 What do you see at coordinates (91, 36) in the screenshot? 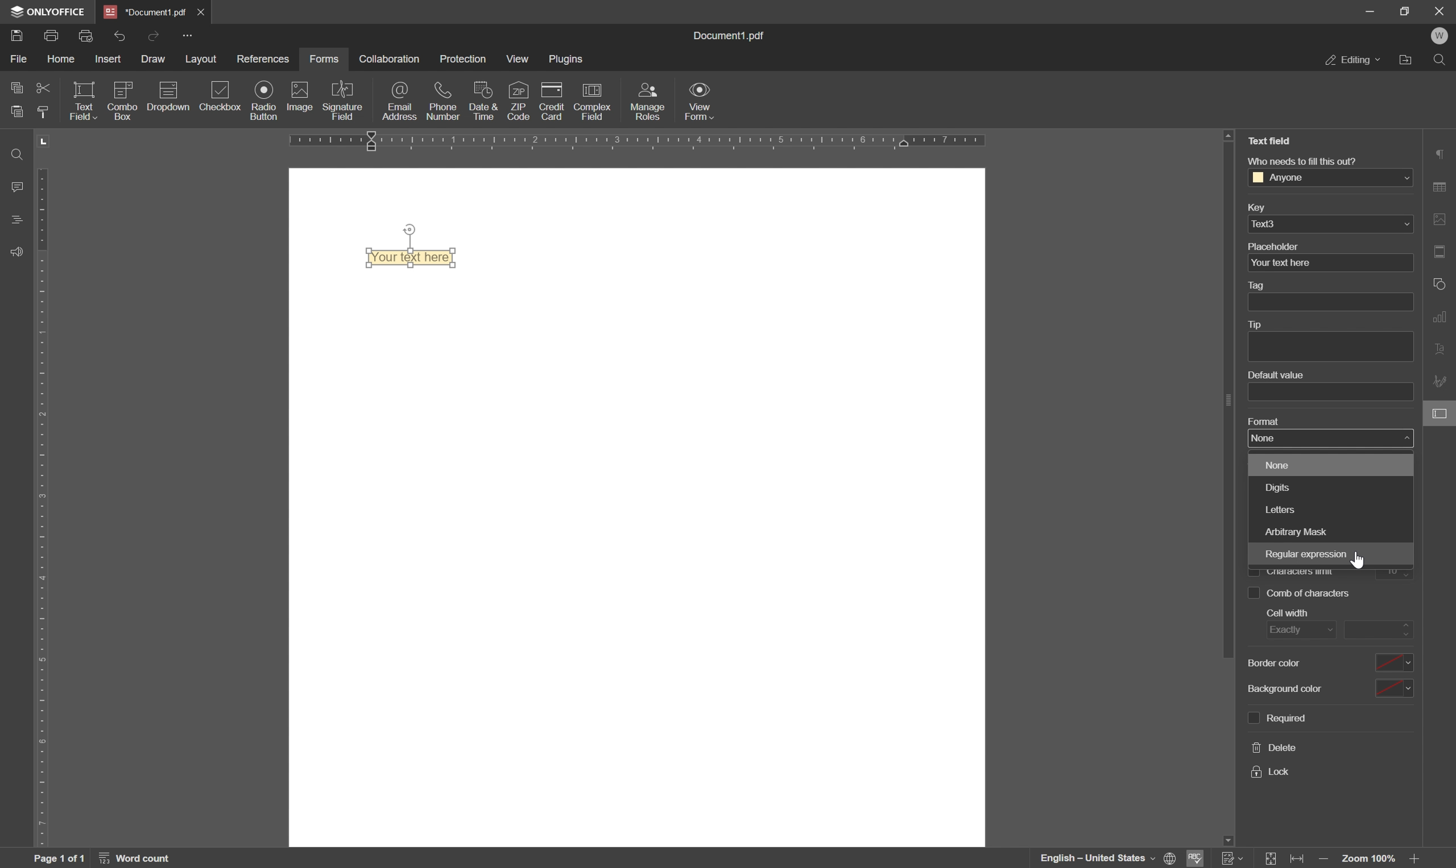
I see `quick print` at bounding box center [91, 36].